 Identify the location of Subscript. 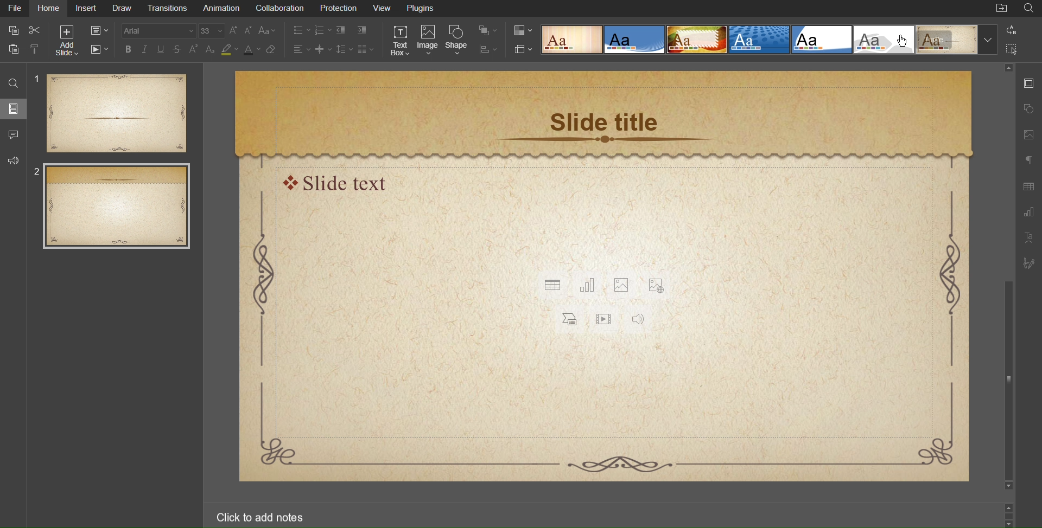
(211, 49).